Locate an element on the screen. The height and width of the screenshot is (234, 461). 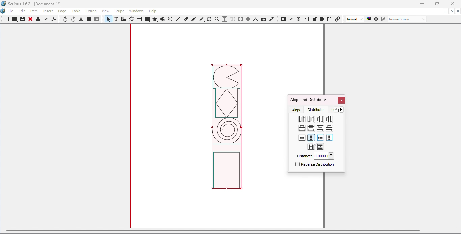
cursor is located at coordinates (315, 143).